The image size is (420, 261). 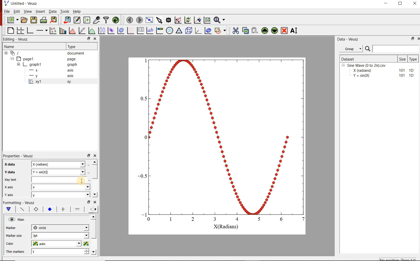 What do you see at coordinates (400, 3) in the screenshot?
I see `Maximize` at bounding box center [400, 3].